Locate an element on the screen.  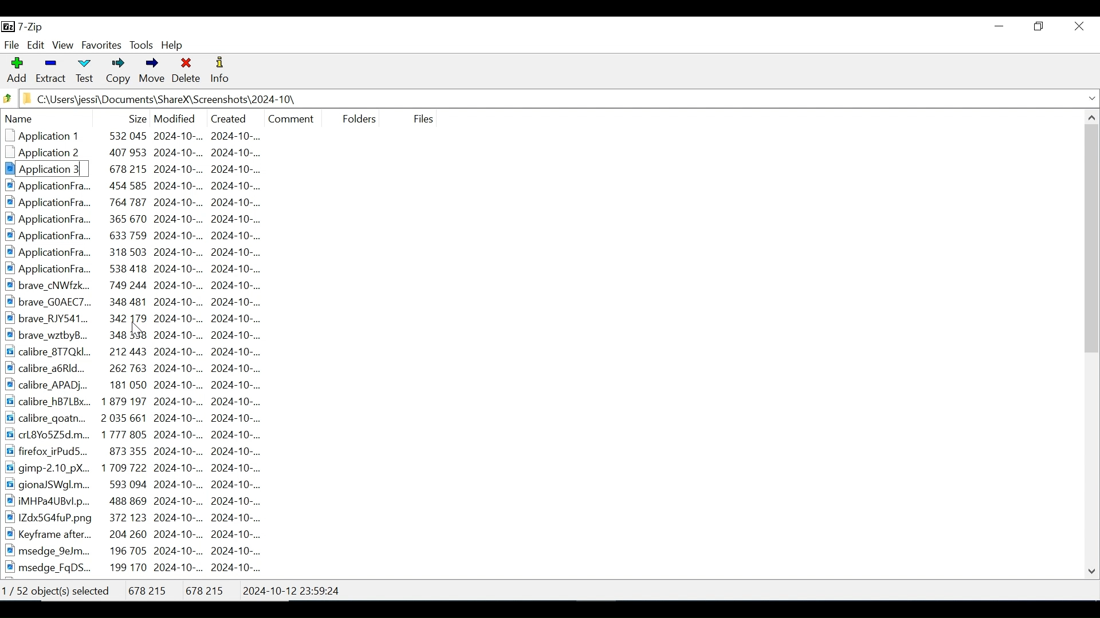
Folders is located at coordinates (356, 117).